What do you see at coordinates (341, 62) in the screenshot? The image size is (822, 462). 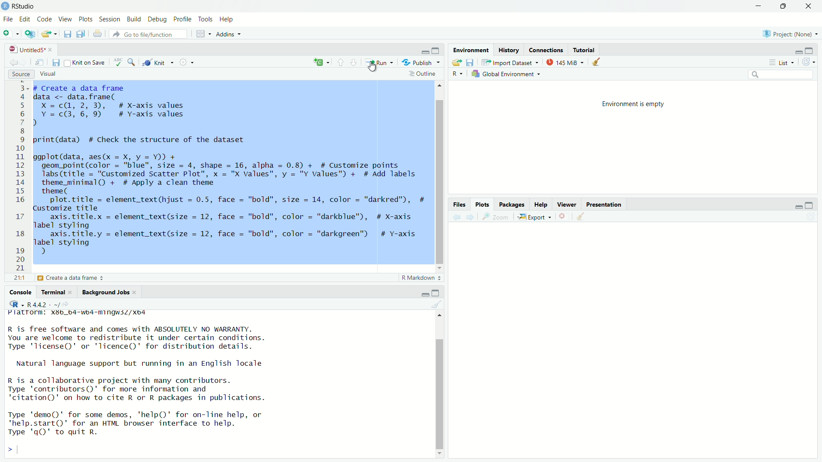 I see `Go to the previous section/chunk` at bounding box center [341, 62].